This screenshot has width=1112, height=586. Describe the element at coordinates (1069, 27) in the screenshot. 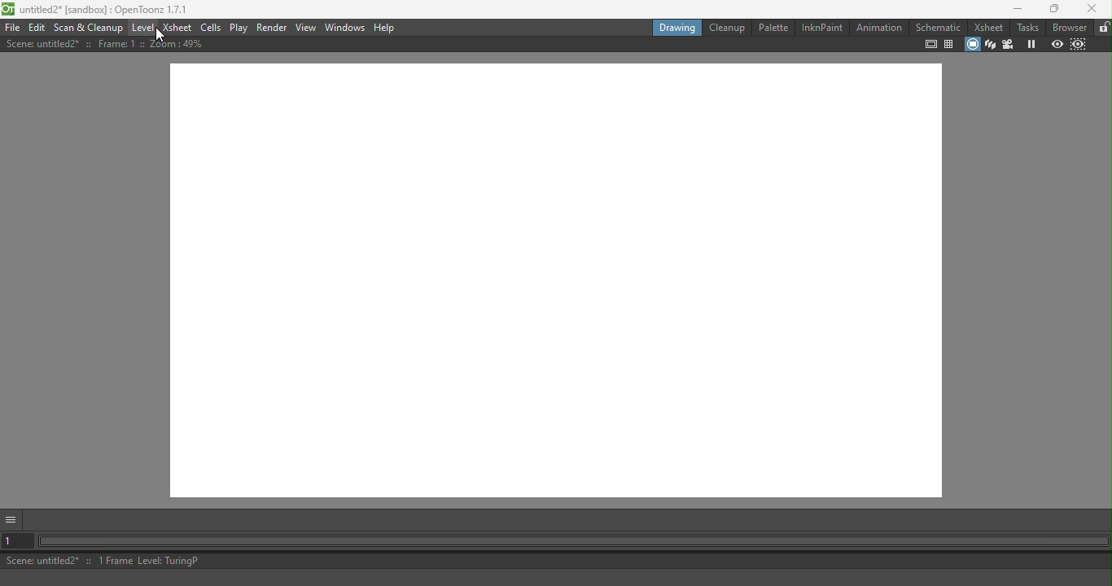

I see `Browser` at that location.